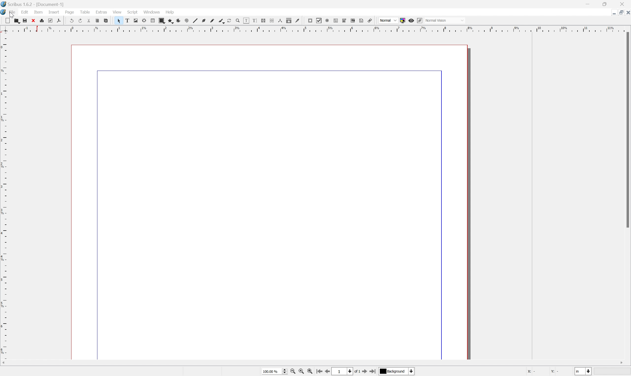 The width and height of the screenshot is (631, 376). Describe the element at coordinates (584, 372) in the screenshot. I see `in` at that location.